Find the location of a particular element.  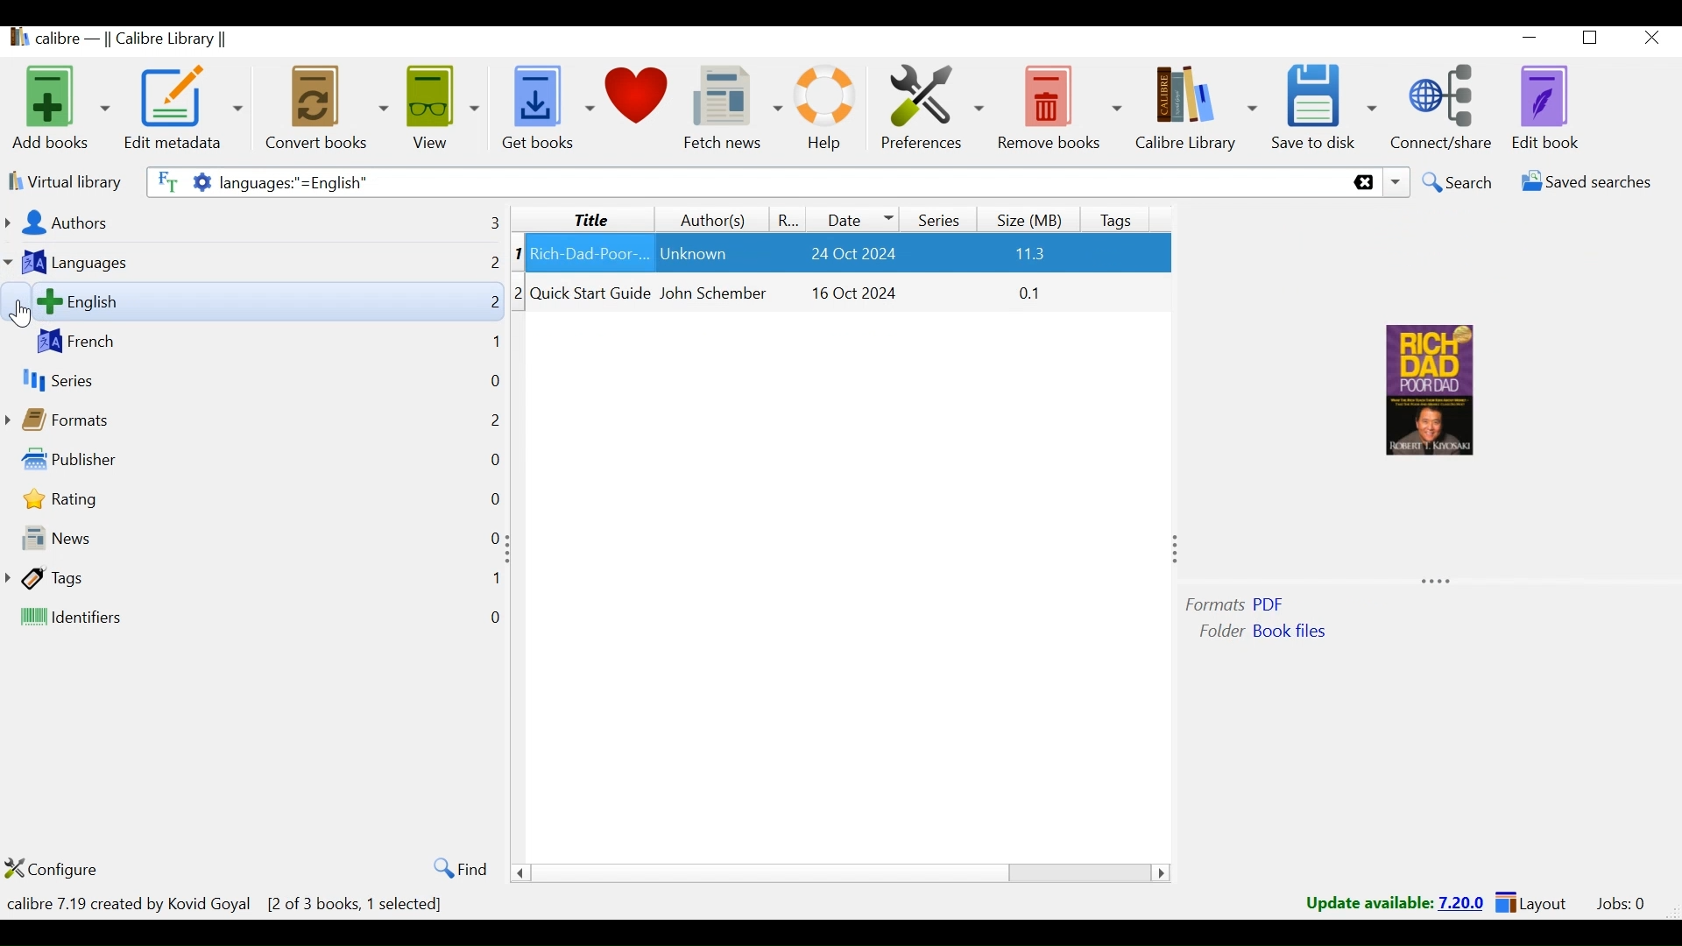

2 is located at coordinates (485, 419).